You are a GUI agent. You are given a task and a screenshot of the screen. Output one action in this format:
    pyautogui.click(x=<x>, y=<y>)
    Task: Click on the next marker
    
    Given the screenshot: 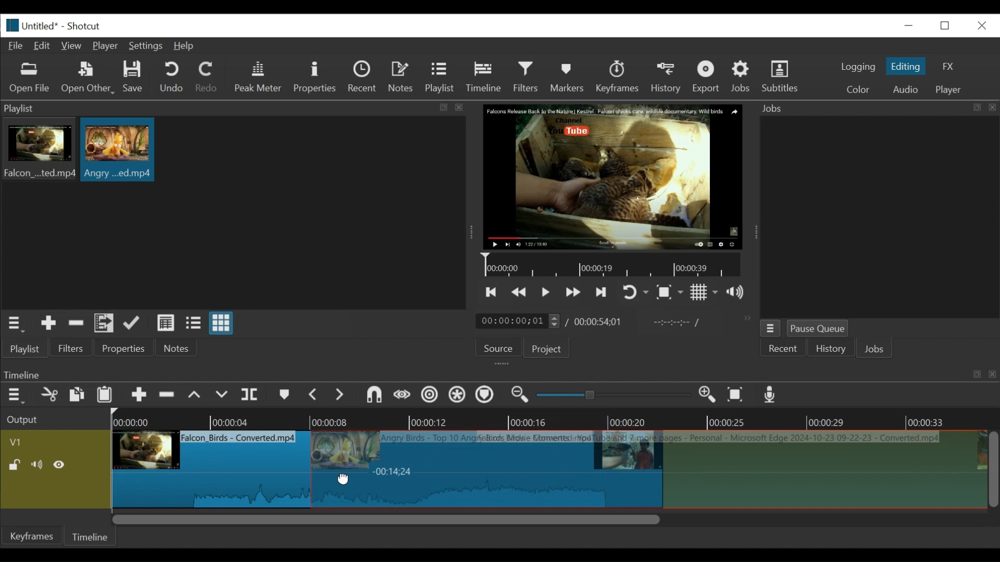 What is the action you would take?
    pyautogui.click(x=342, y=395)
    